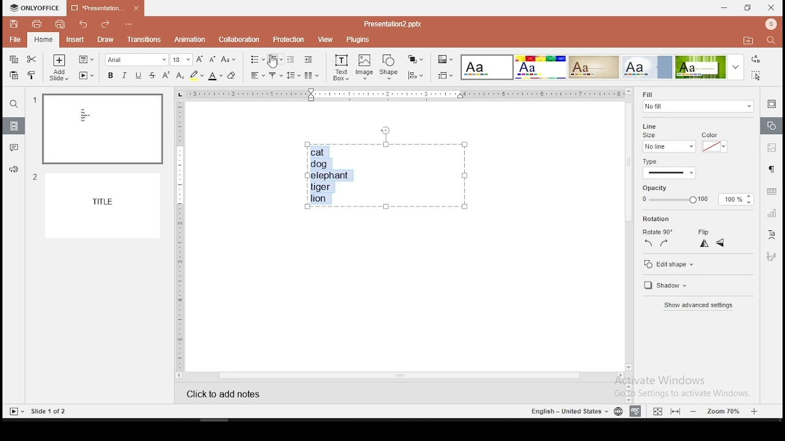 Image resolution: width=785 pixels, height=441 pixels. I want to click on arrange objects, so click(416, 60).